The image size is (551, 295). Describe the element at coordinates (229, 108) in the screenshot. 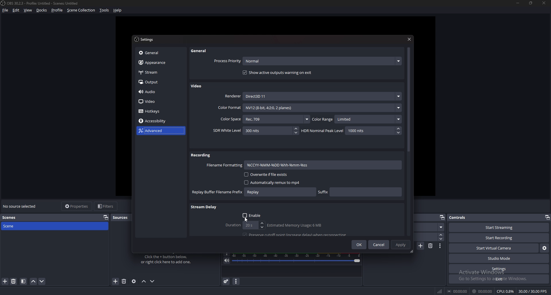

I see `color format` at that location.